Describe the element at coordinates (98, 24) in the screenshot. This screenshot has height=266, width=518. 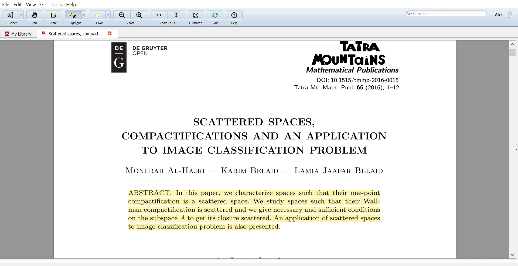
I see `Color` at that location.